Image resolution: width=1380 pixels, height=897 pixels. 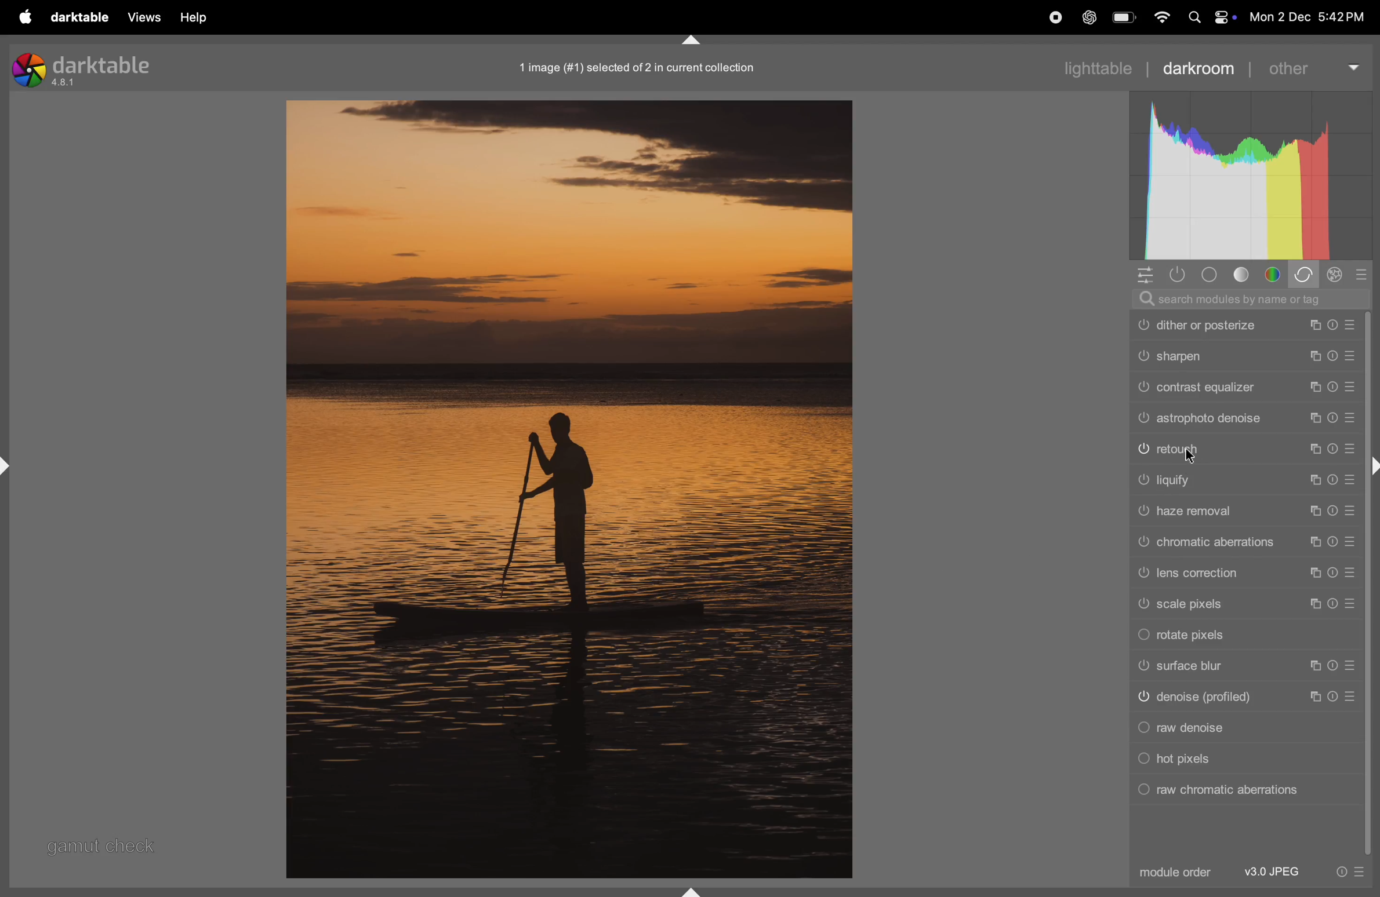 What do you see at coordinates (1199, 68) in the screenshot?
I see `darkroom` at bounding box center [1199, 68].